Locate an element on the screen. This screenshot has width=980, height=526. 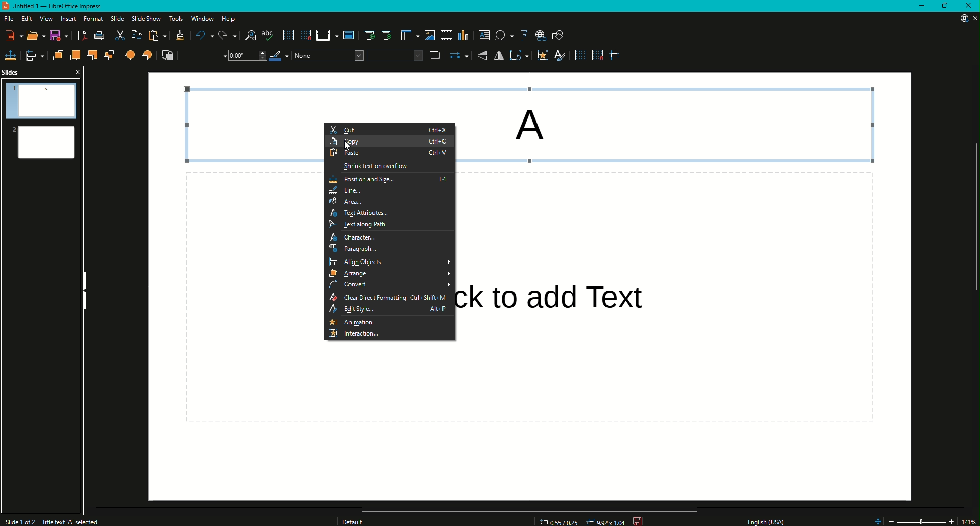
 is located at coordinates (355, 522).